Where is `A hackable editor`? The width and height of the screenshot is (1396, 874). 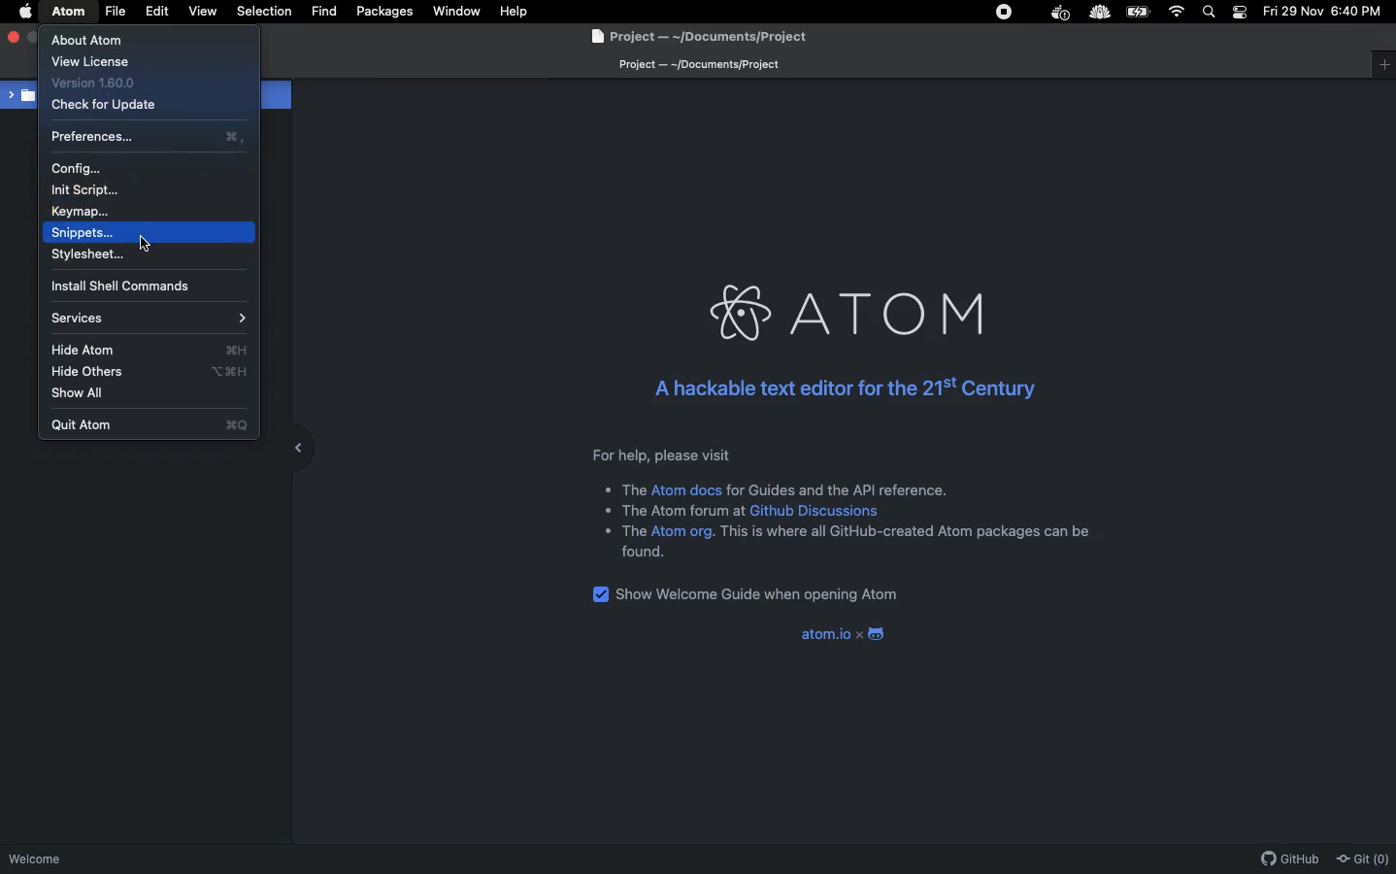
A hackable editor is located at coordinates (841, 389).